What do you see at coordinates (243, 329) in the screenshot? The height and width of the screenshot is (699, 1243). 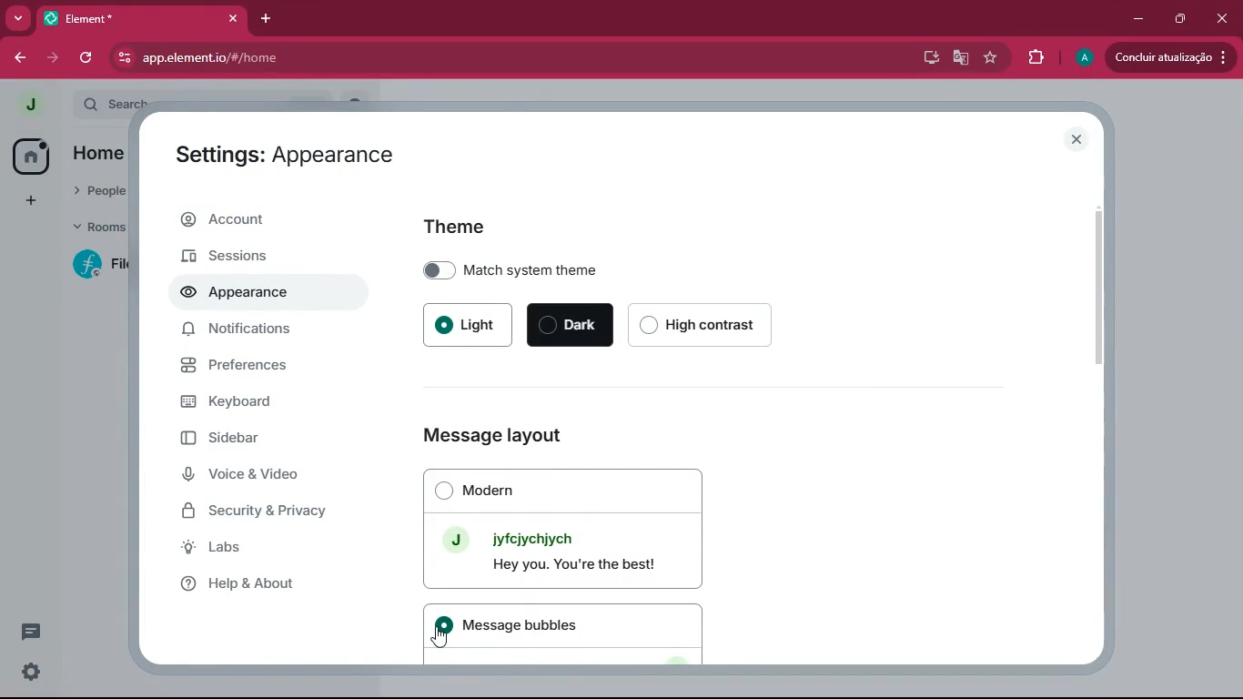 I see `Notifications` at bounding box center [243, 329].